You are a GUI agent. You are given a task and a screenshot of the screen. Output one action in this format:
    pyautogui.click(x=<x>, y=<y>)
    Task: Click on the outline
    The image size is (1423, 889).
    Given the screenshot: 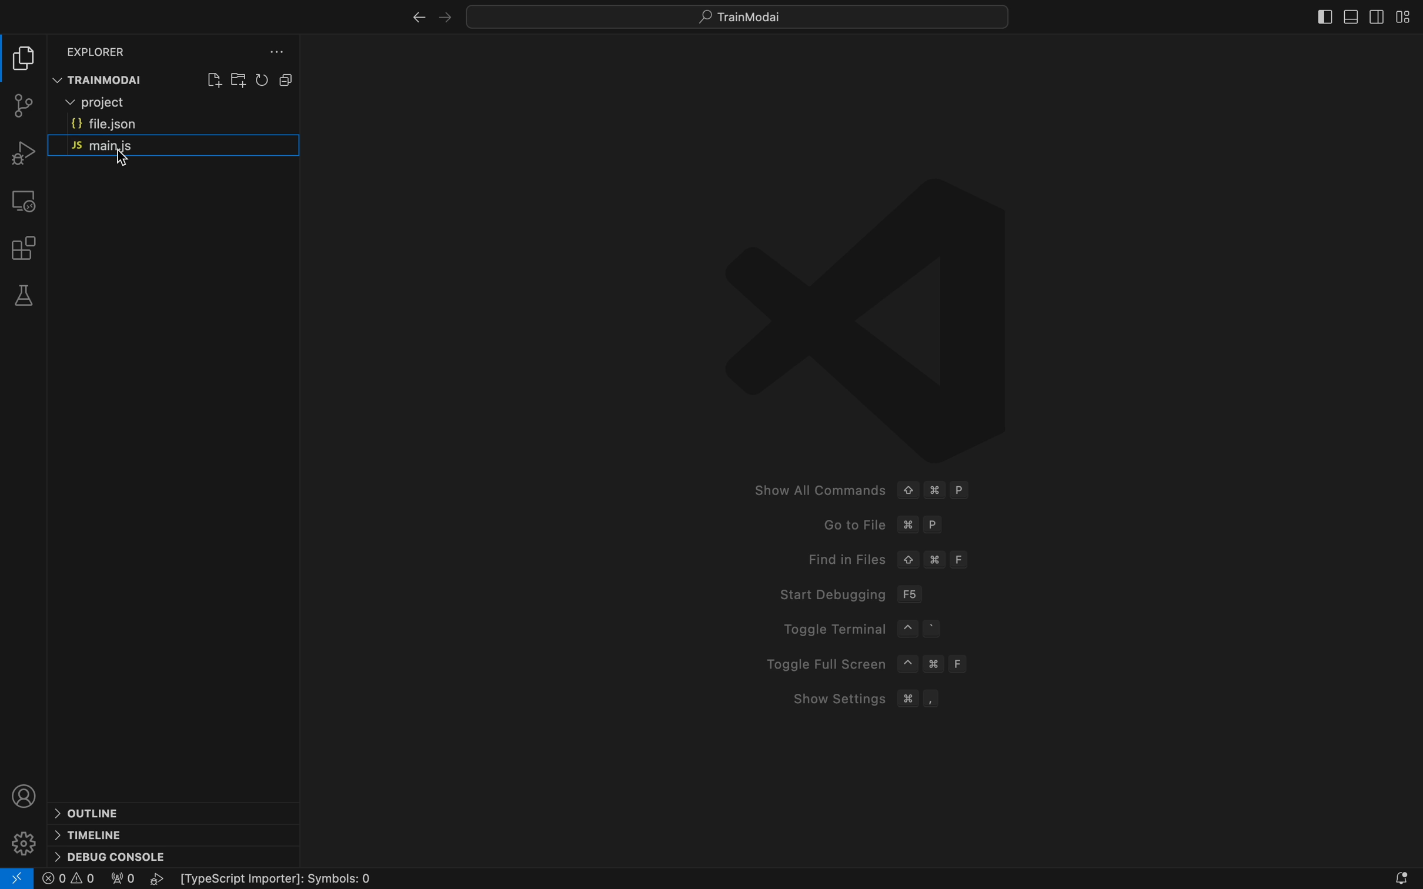 What is the action you would take?
    pyautogui.click(x=96, y=813)
    